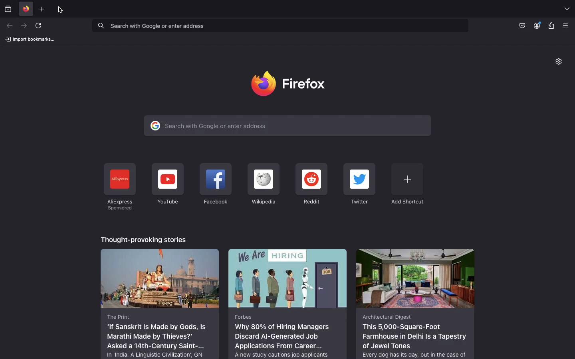 The width and height of the screenshot is (575, 359). I want to click on Forbes

‘Why 80% of Hiring Managers
Discard Al-Generated Job
Applications From Career...

A new study cautions job applicants, so click(288, 303).